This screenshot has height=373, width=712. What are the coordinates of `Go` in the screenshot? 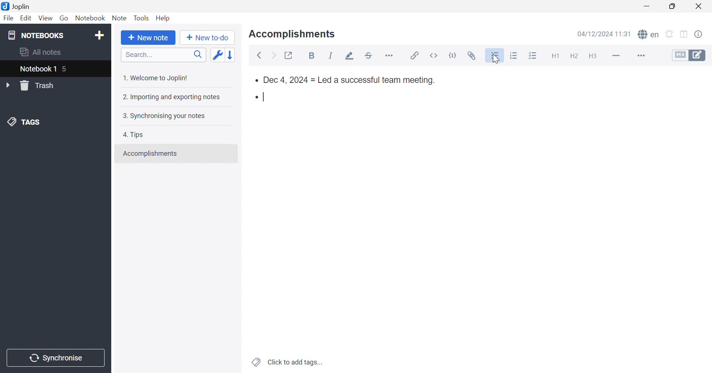 It's located at (65, 19).